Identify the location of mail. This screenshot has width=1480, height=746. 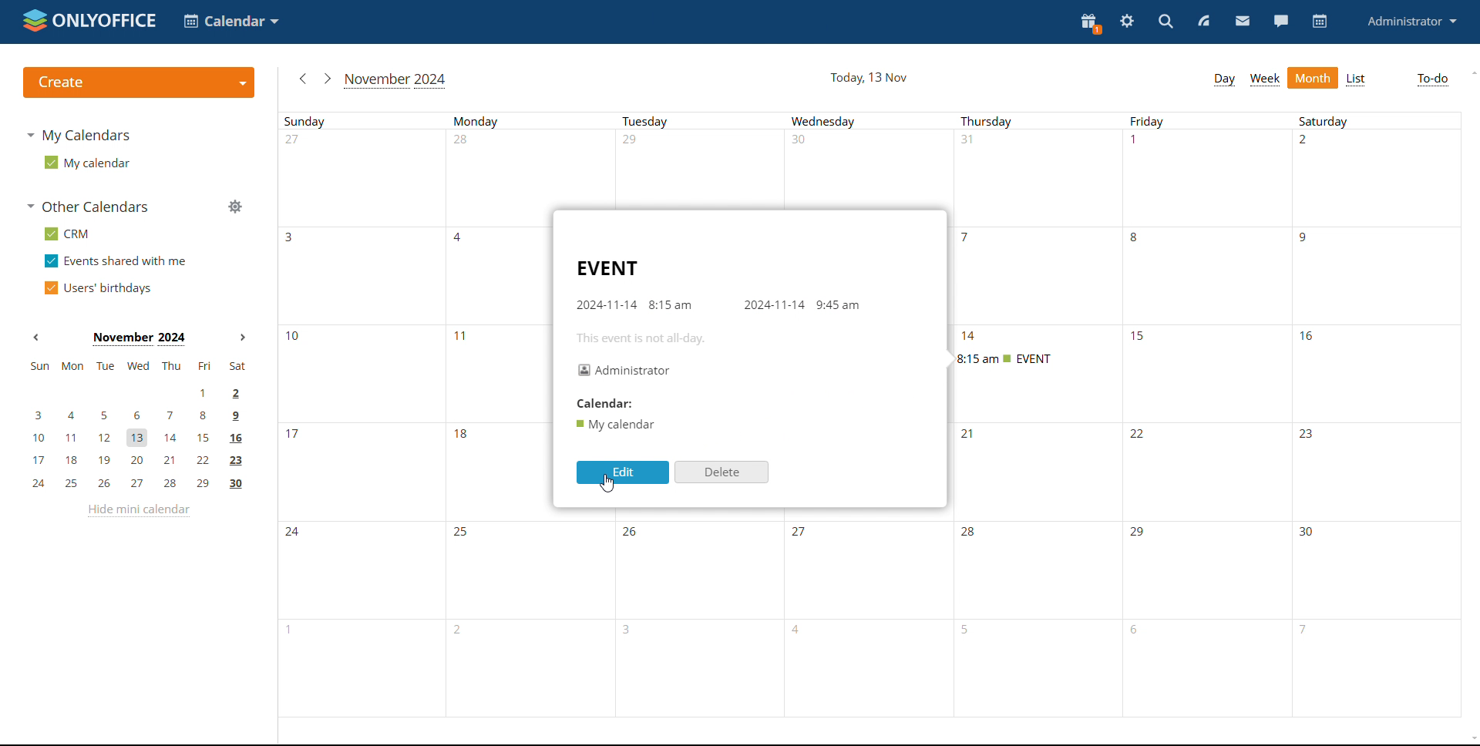
(1241, 22).